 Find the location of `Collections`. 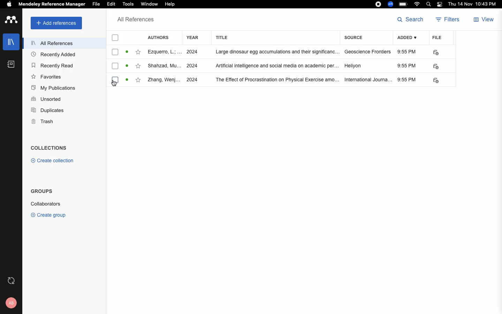

Collections is located at coordinates (49, 149).